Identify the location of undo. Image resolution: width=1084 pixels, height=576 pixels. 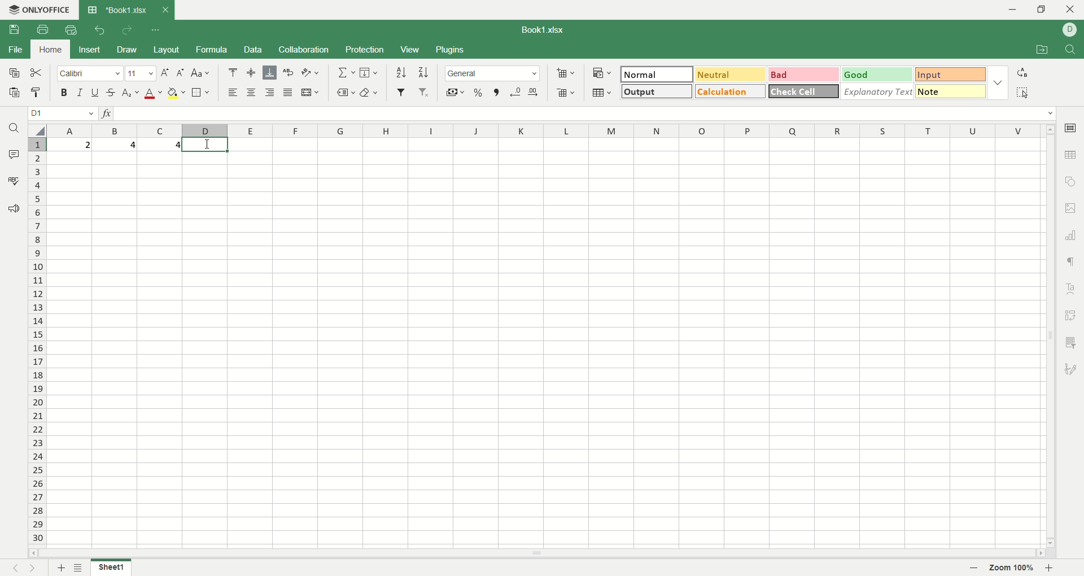
(98, 32).